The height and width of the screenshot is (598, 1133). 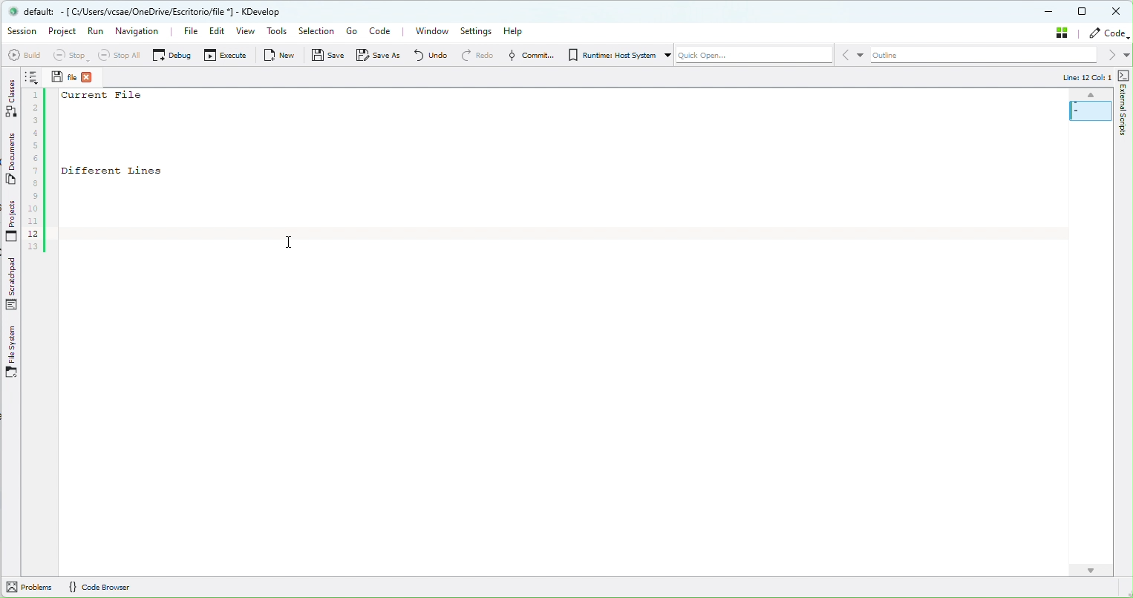 What do you see at coordinates (7, 99) in the screenshot?
I see `Classes` at bounding box center [7, 99].